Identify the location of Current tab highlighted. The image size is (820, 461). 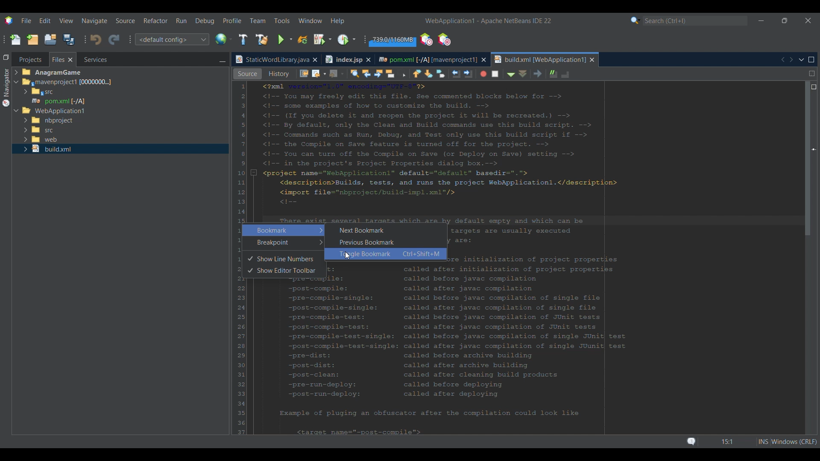
(427, 58).